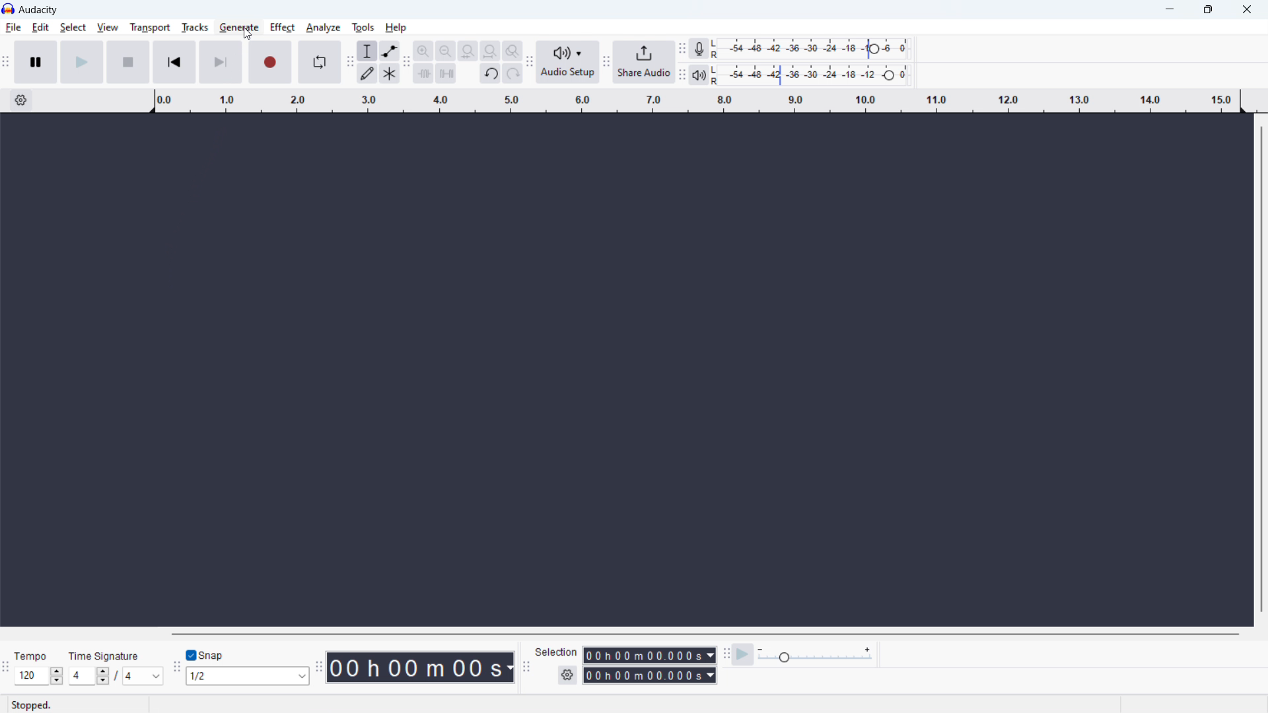 The width and height of the screenshot is (1268, 713). Describe the element at coordinates (248, 676) in the screenshot. I see `select snapping` at that location.